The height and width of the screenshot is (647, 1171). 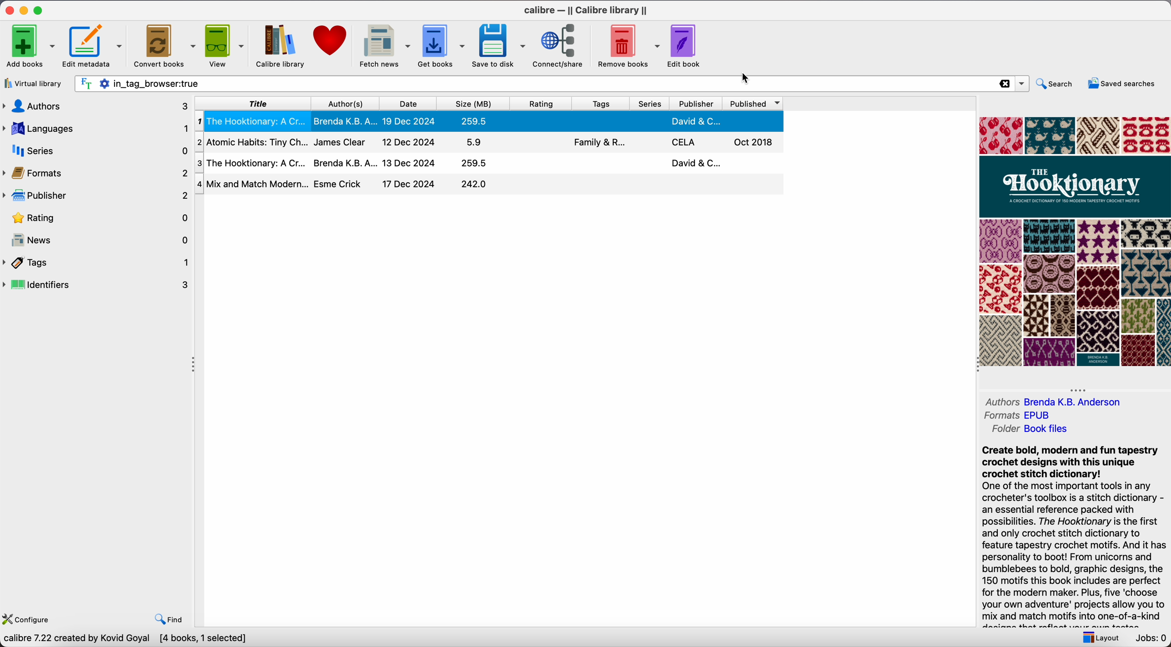 What do you see at coordinates (472, 184) in the screenshot?
I see `242.0` at bounding box center [472, 184].